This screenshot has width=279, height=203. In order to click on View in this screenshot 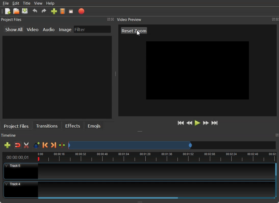, I will do `click(38, 3)`.